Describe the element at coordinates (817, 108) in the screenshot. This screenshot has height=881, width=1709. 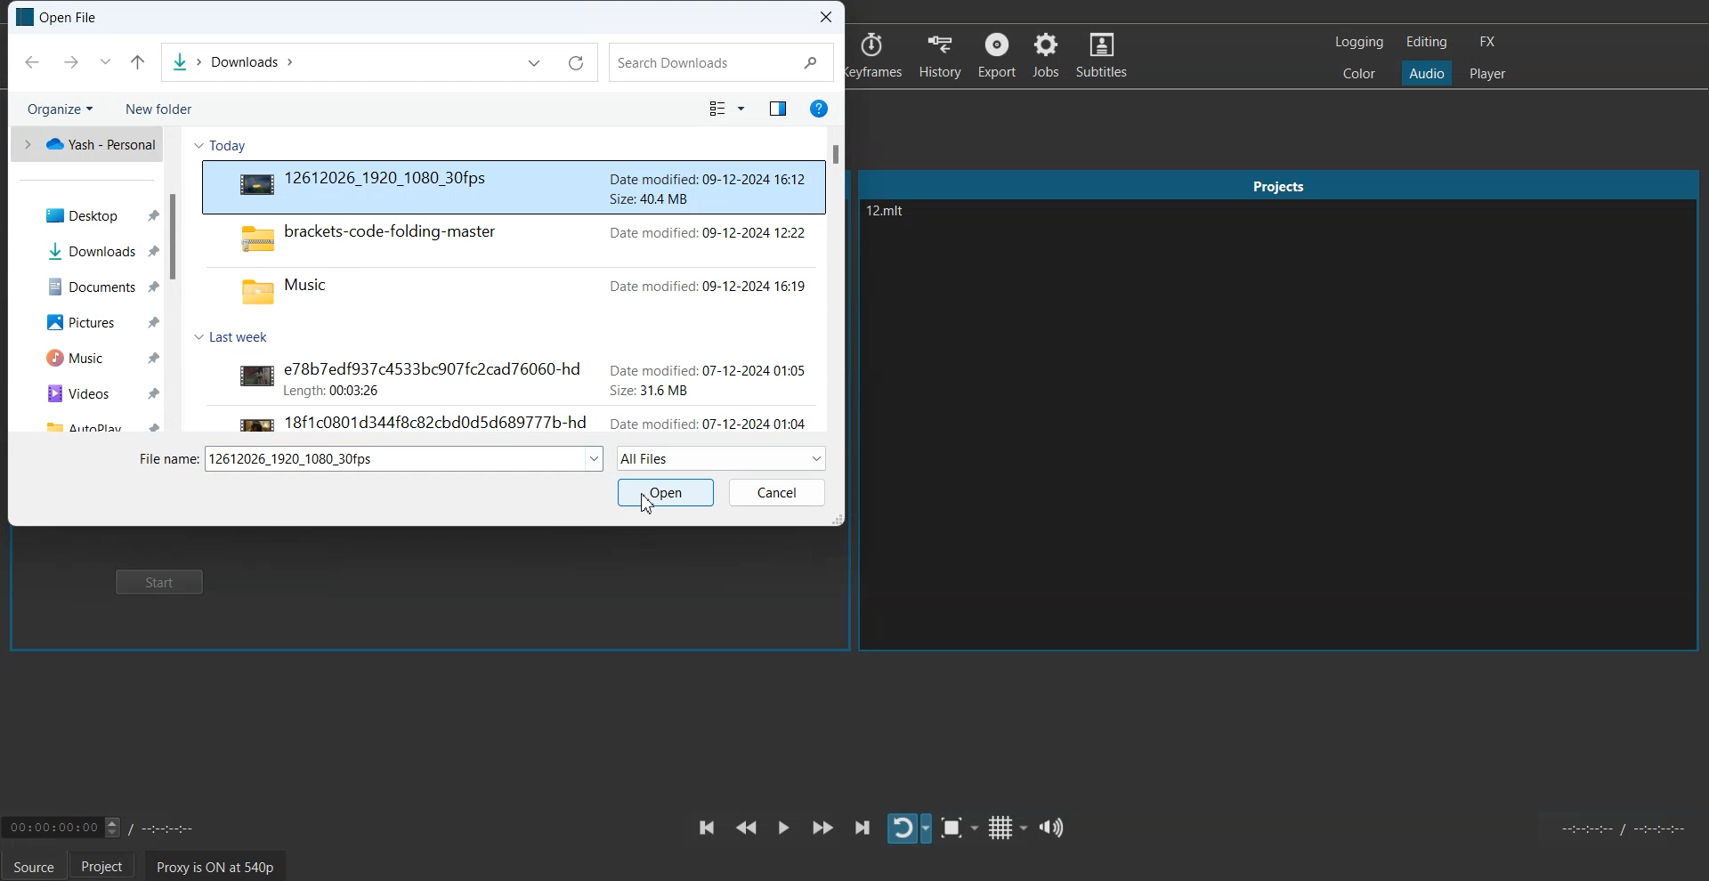
I see `Help` at that location.